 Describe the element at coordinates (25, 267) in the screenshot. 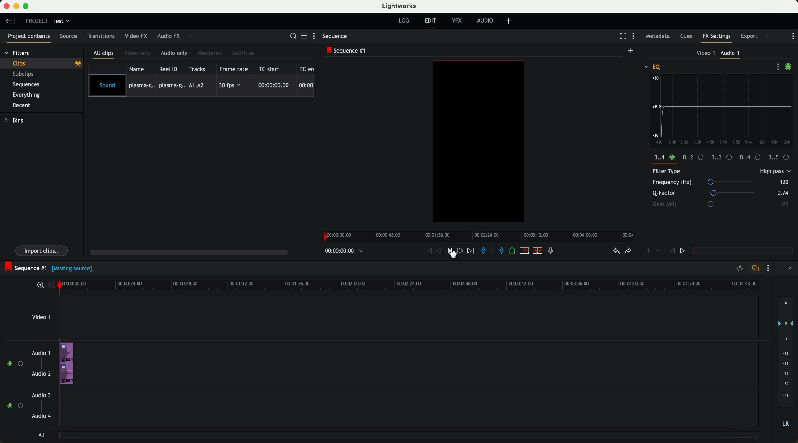

I see `sequence #1` at that location.